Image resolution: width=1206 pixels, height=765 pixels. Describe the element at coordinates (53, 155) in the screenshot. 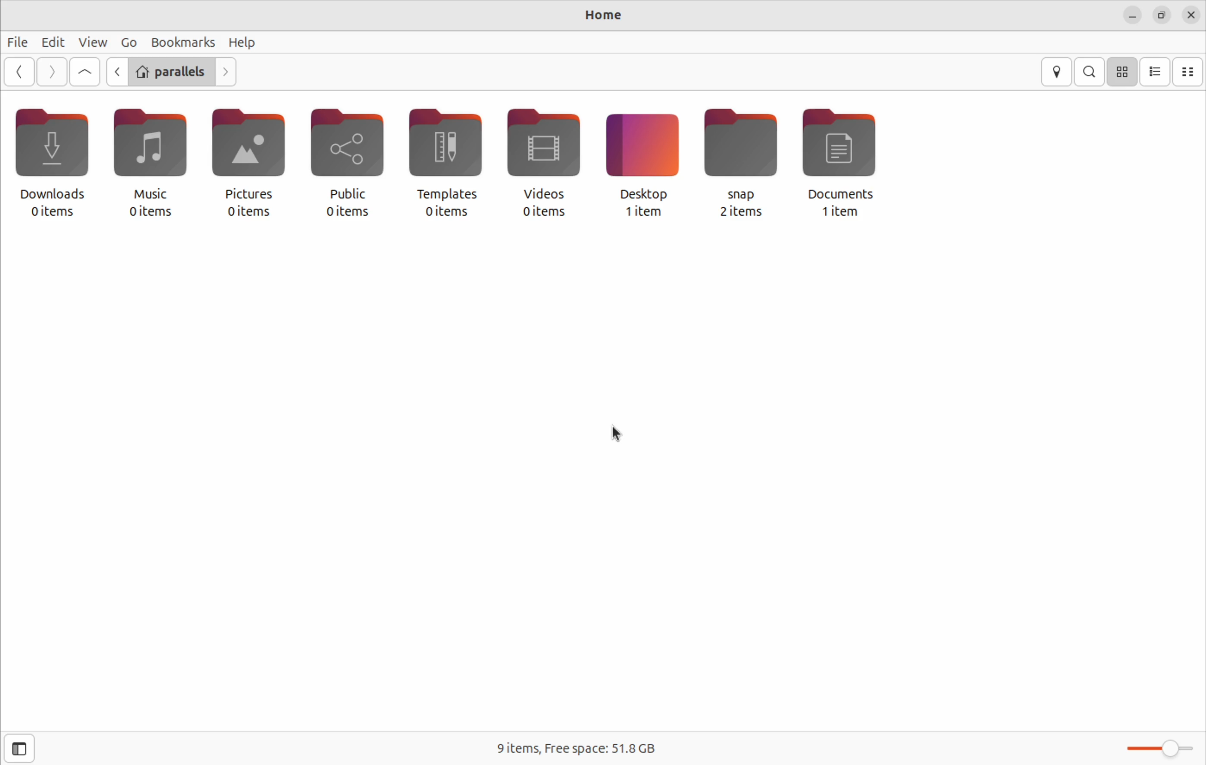

I see `downloads` at that location.